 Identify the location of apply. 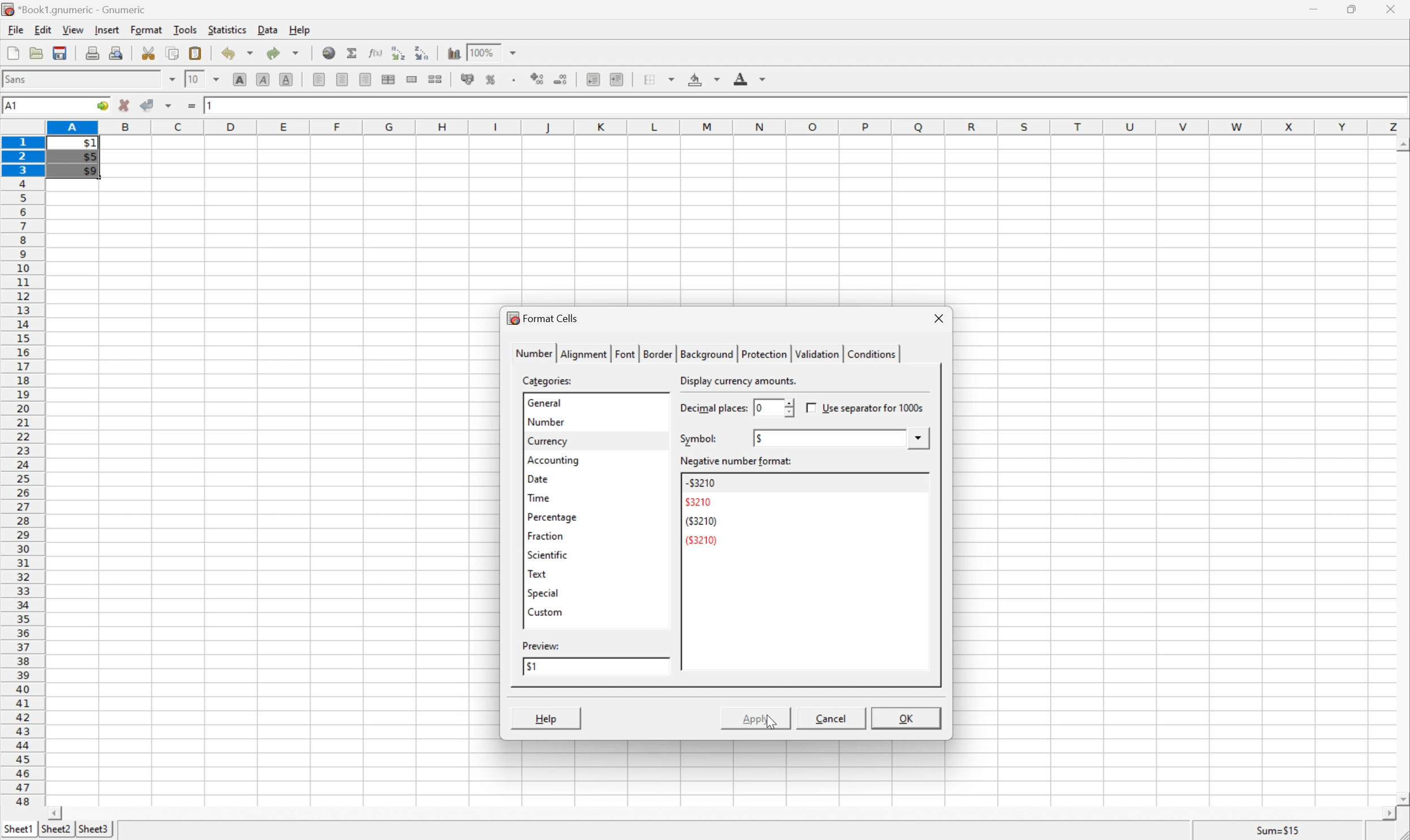
(753, 718).